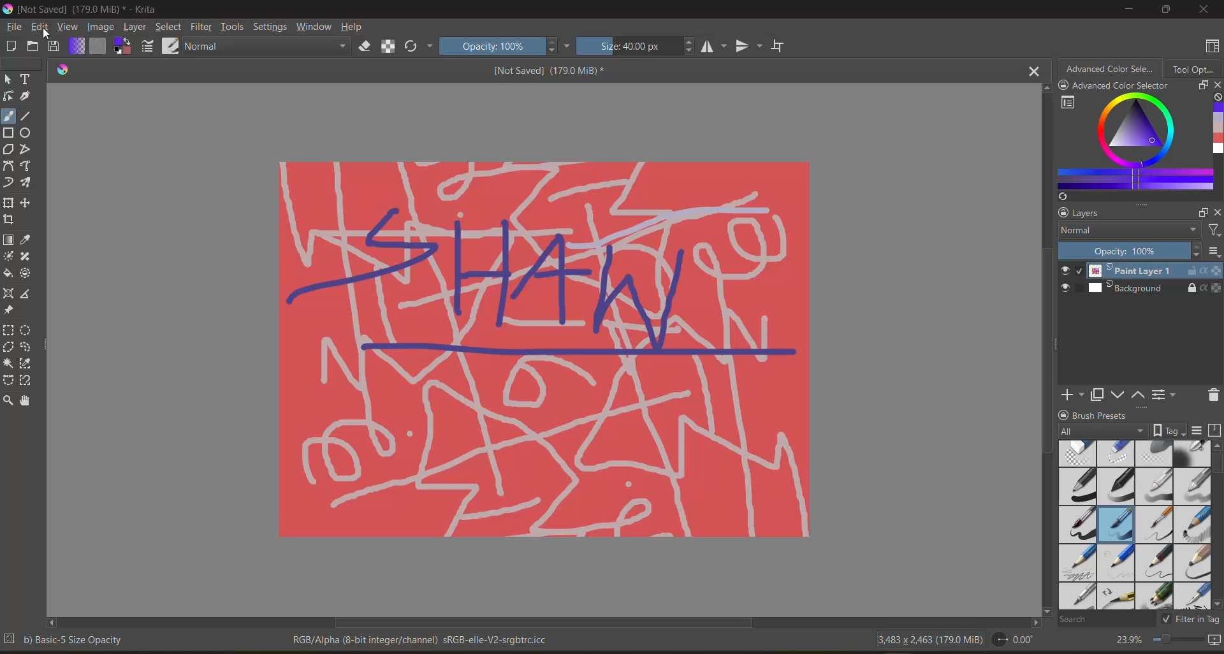 The image size is (1224, 654). Describe the element at coordinates (1216, 212) in the screenshot. I see `close docker` at that location.